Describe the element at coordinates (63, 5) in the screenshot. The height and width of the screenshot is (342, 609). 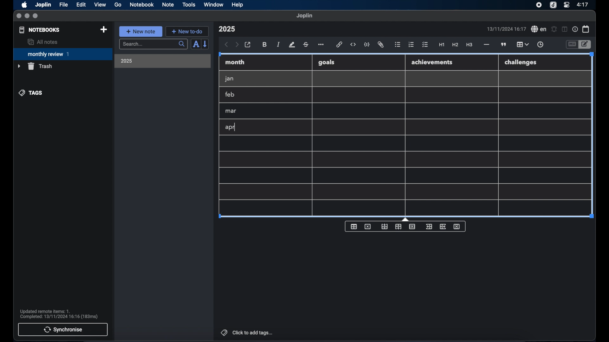
I see `file` at that location.